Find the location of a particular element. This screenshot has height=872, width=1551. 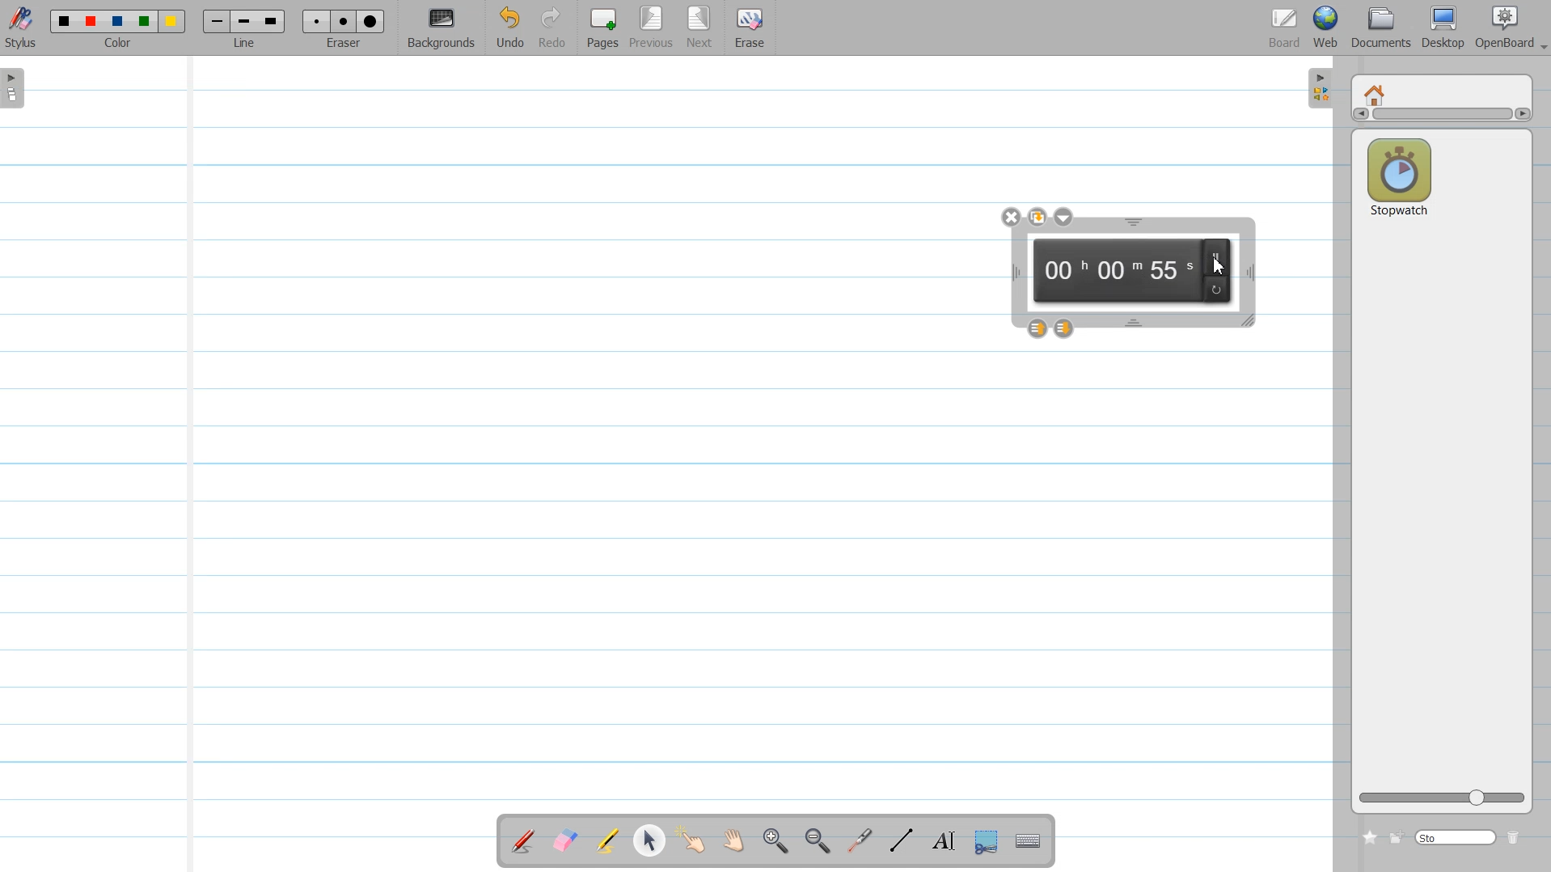

OpenBoard is located at coordinates (1501, 28).